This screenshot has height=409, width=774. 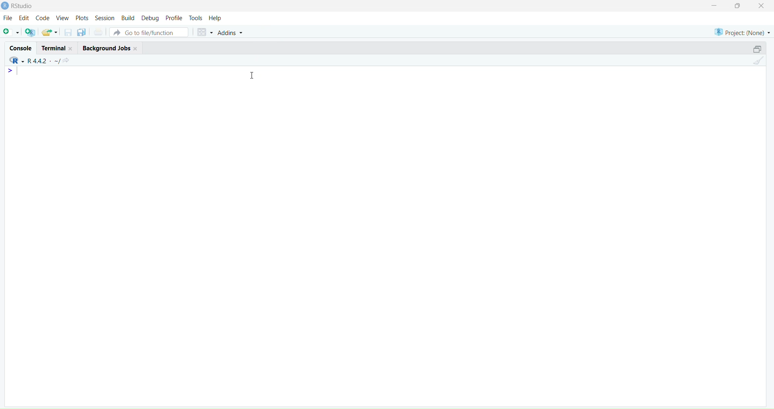 What do you see at coordinates (174, 19) in the screenshot?
I see `profile` at bounding box center [174, 19].